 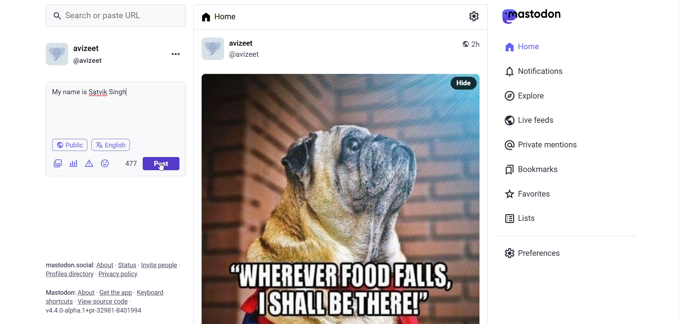 What do you see at coordinates (536, 71) in the screenshot?
I see `Notifications` at bounding box center [536, 71].